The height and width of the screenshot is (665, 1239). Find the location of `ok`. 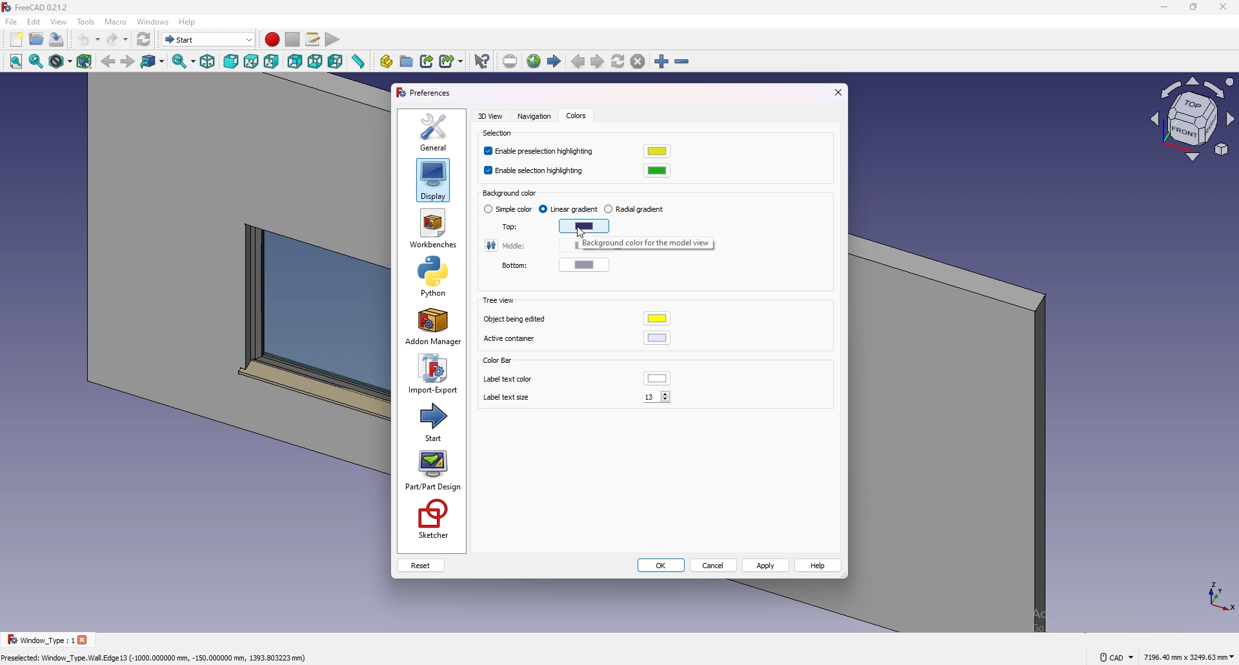

ok is located at coordinates (661, 566).